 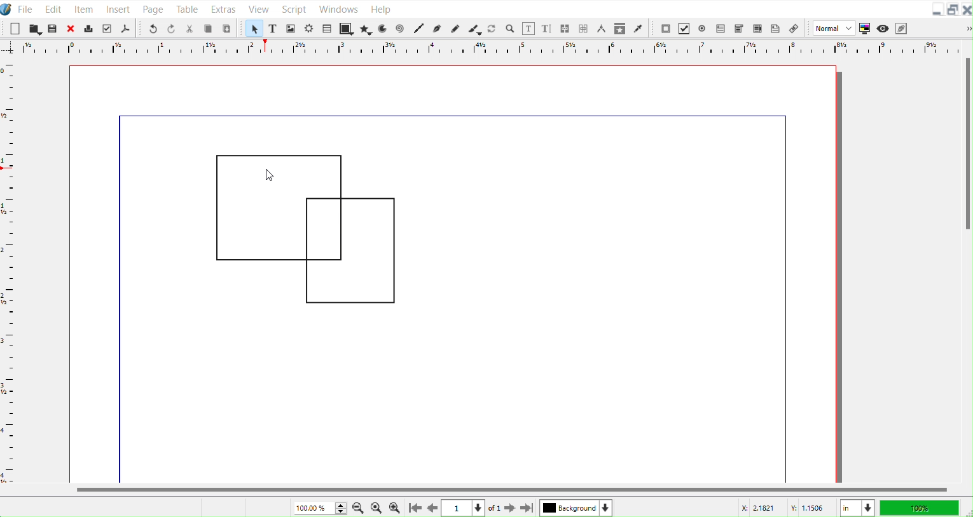 I want to click on PDF Push Button, so click(x=665, y=29).